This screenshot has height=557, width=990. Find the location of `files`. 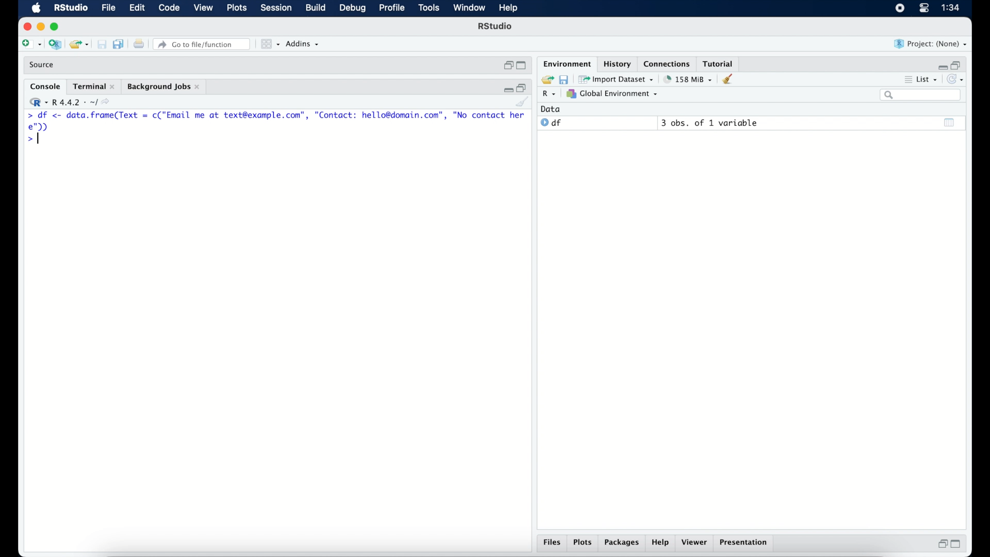

files is located at coordinates (551, 542).